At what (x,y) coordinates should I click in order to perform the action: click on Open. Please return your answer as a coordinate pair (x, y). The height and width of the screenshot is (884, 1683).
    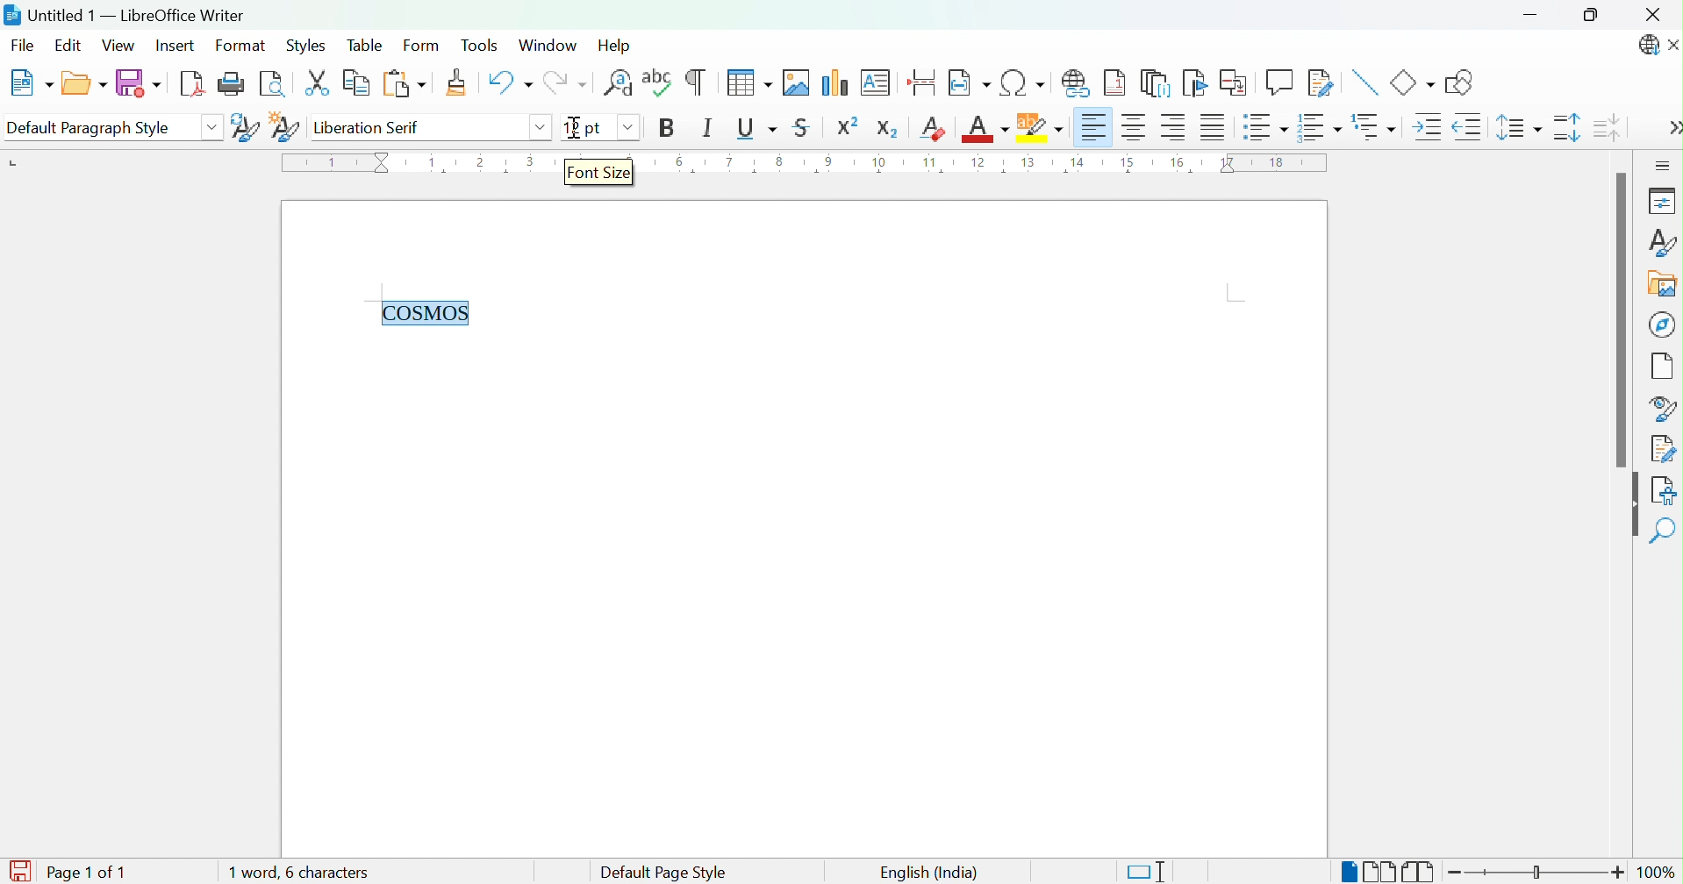
    Looking at the image, I should click on (83, 84).